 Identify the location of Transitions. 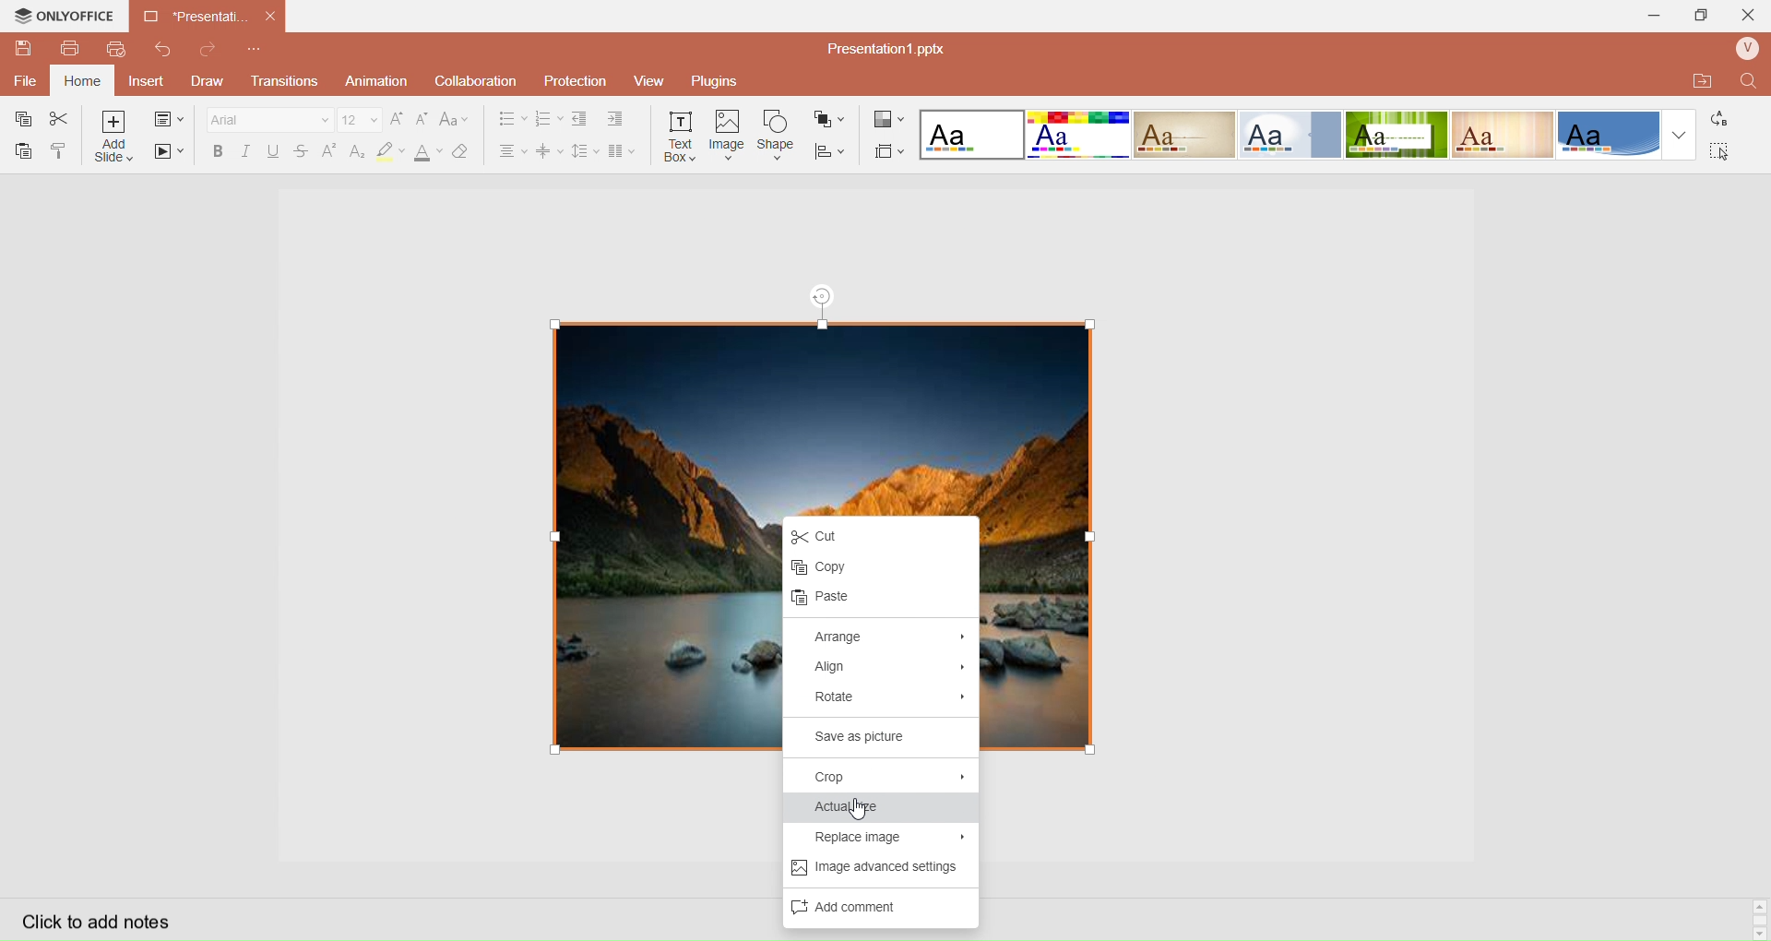
(283, 81).